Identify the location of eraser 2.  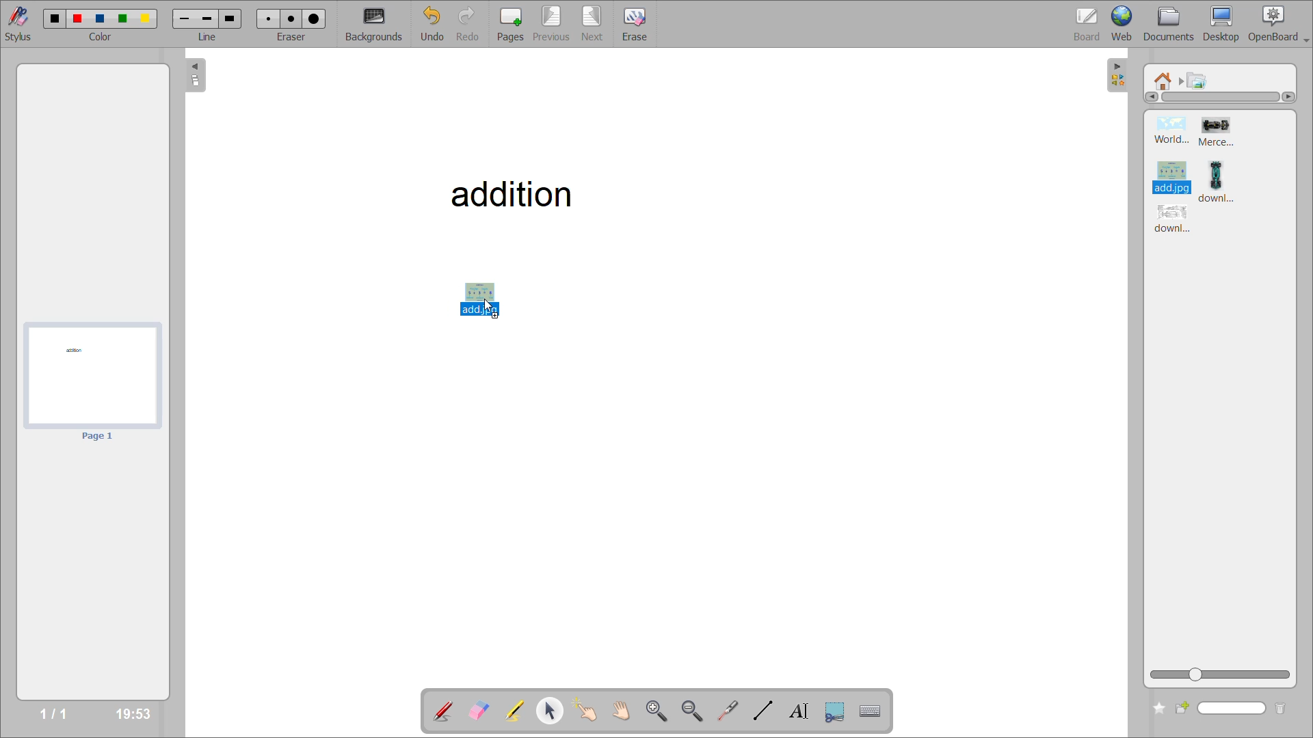
(288, 18).